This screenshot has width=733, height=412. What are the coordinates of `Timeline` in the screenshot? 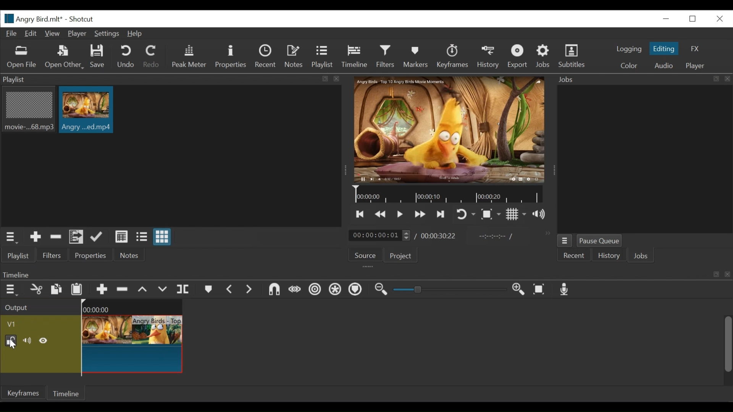 It's located at (354, 57).